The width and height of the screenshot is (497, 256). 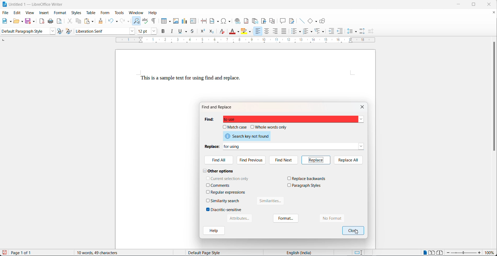 I want to click on bold, so click(x=164, y=32).